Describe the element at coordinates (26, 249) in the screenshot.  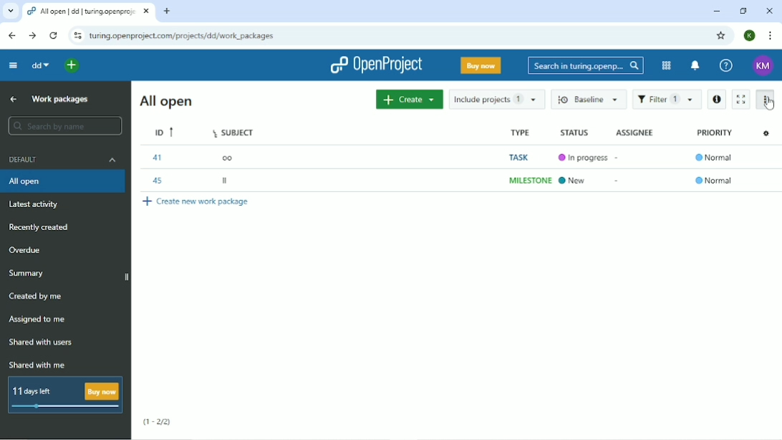
I see `Overdue` at that location.